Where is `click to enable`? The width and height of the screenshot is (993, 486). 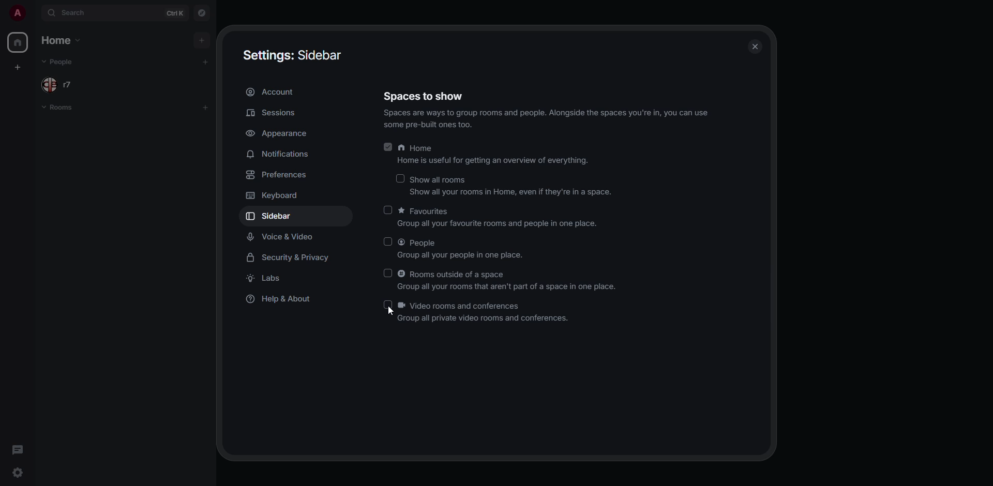 click to enable is located at coordinates (401, 178).